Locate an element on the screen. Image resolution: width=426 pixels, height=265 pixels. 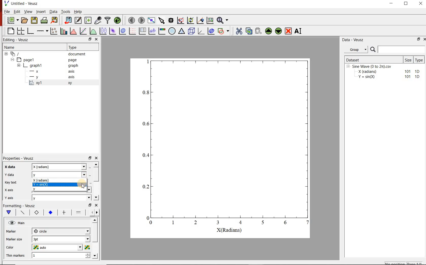
plot covariance ellipses is located at coordinates (211, 31).